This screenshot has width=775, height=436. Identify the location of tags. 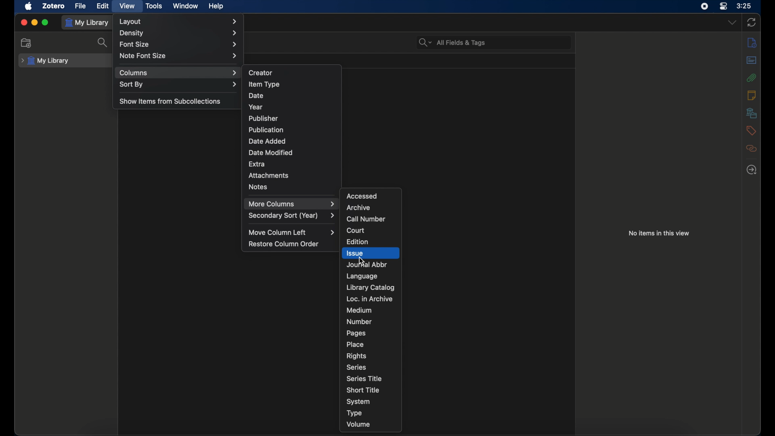
(750, 130).